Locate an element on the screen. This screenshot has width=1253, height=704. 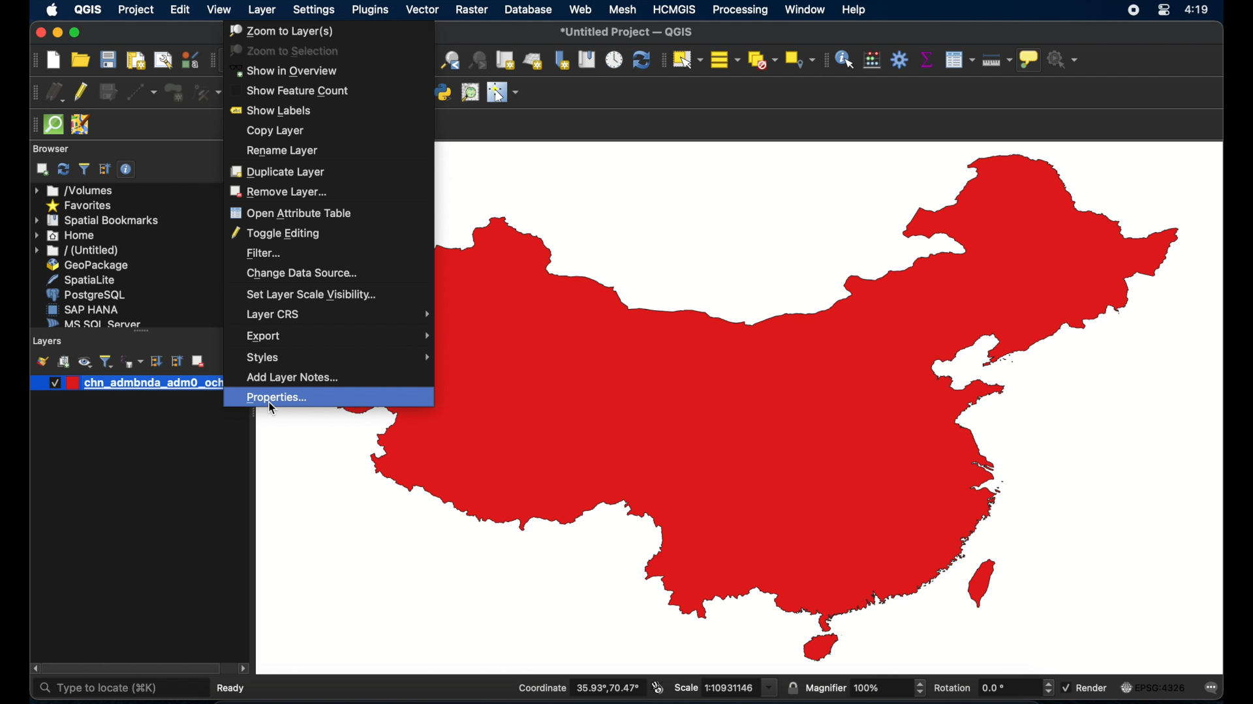
toolbox is located at coordinates (900, 61).